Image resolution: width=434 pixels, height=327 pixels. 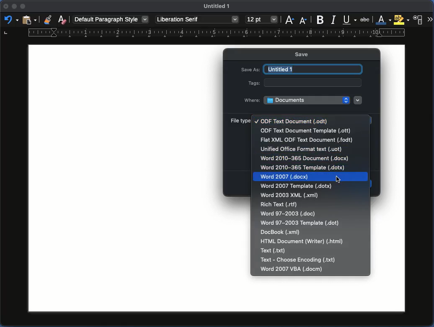 I want to click on Clipboard, so click(x=29, y=19).